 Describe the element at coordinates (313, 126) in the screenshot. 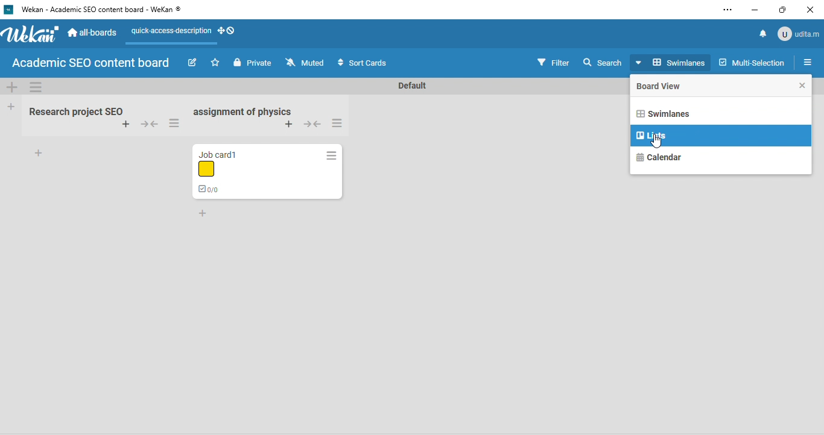

I see `collapse` at that location.